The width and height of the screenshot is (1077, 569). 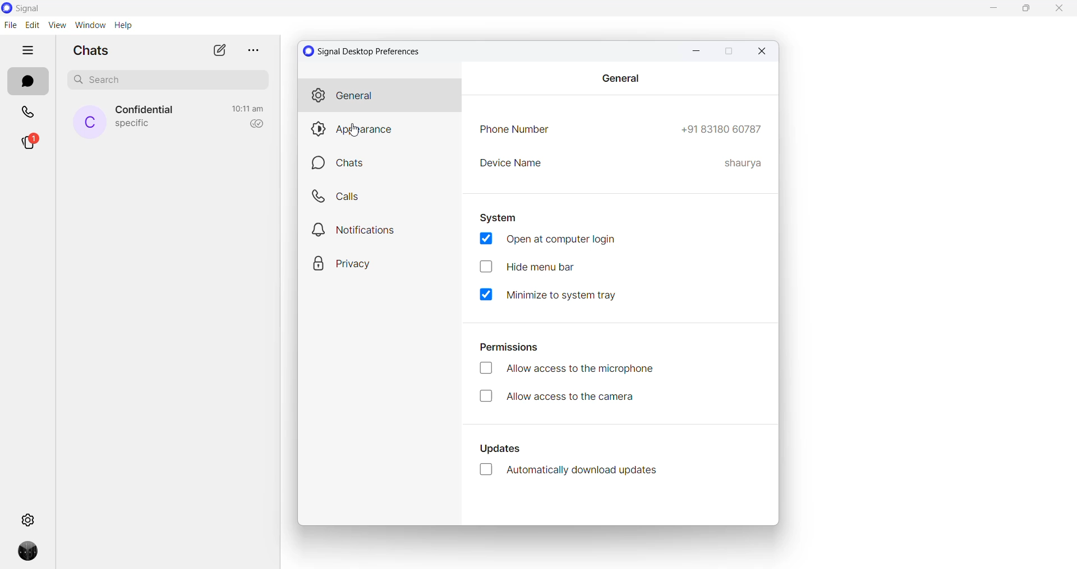 What do you see at coordinates (742, 165) in the screenshot?
I see `name` at bounding box center [742, 165].